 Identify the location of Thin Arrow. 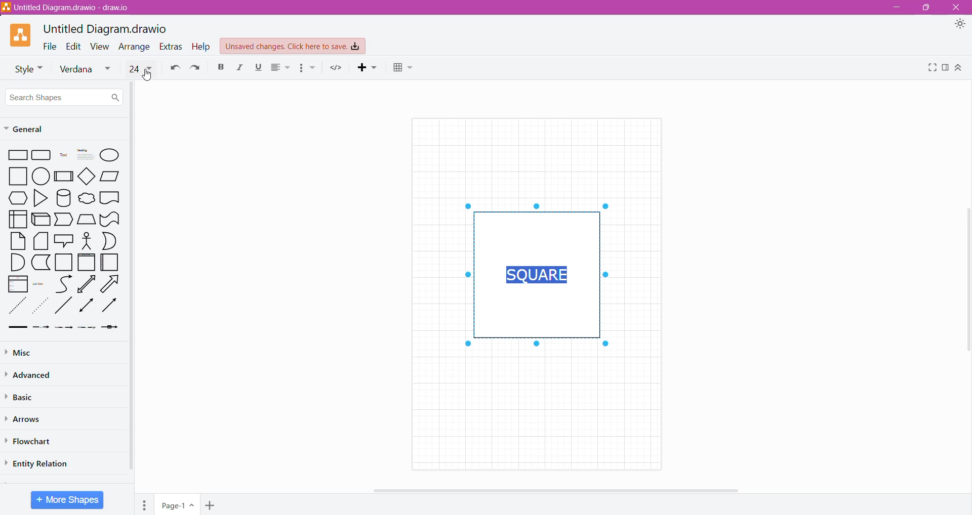
(64, 329).